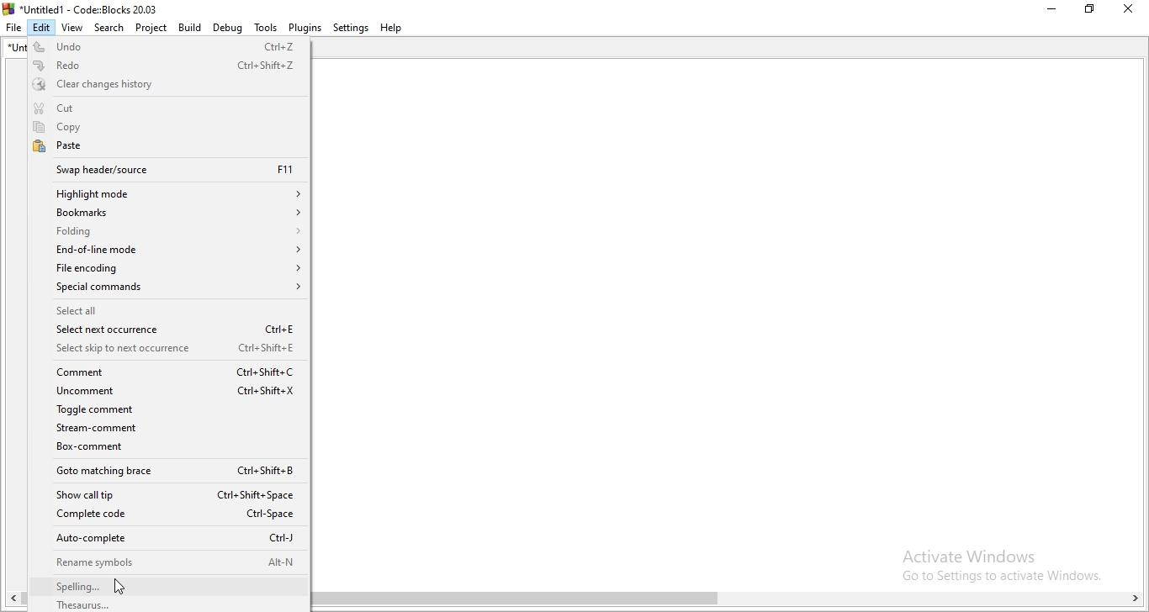  I want to click on spelling, so click(171, 584).